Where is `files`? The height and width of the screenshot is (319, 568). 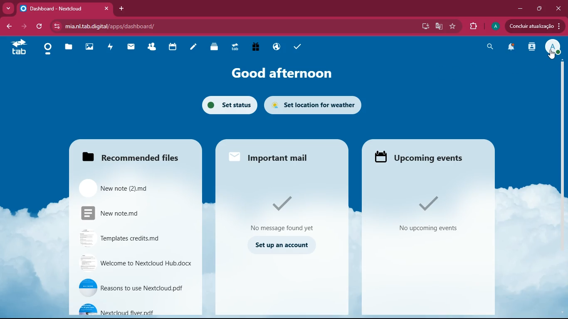 files is located at coordinates (68, 48).